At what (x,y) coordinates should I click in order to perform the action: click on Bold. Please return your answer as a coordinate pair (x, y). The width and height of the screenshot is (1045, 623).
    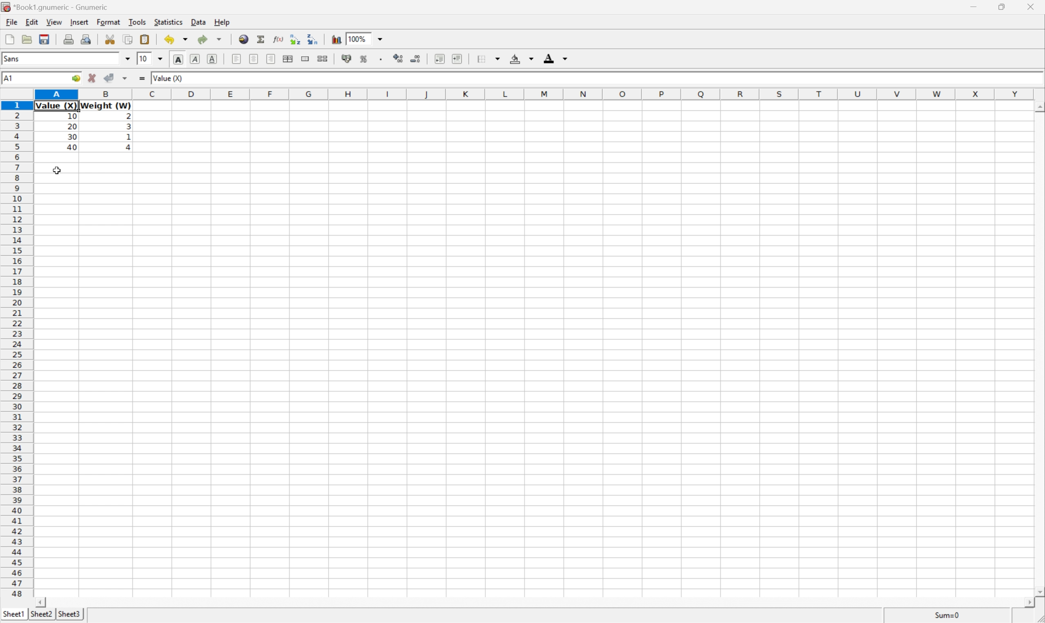
    Looking at the image, I should click on (179, 59).